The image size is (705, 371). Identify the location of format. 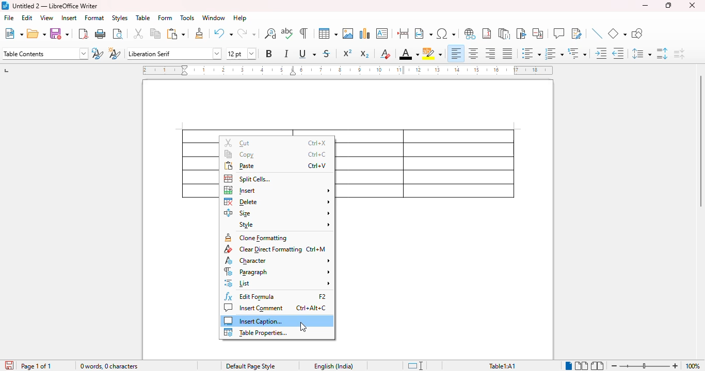
(94, 18).